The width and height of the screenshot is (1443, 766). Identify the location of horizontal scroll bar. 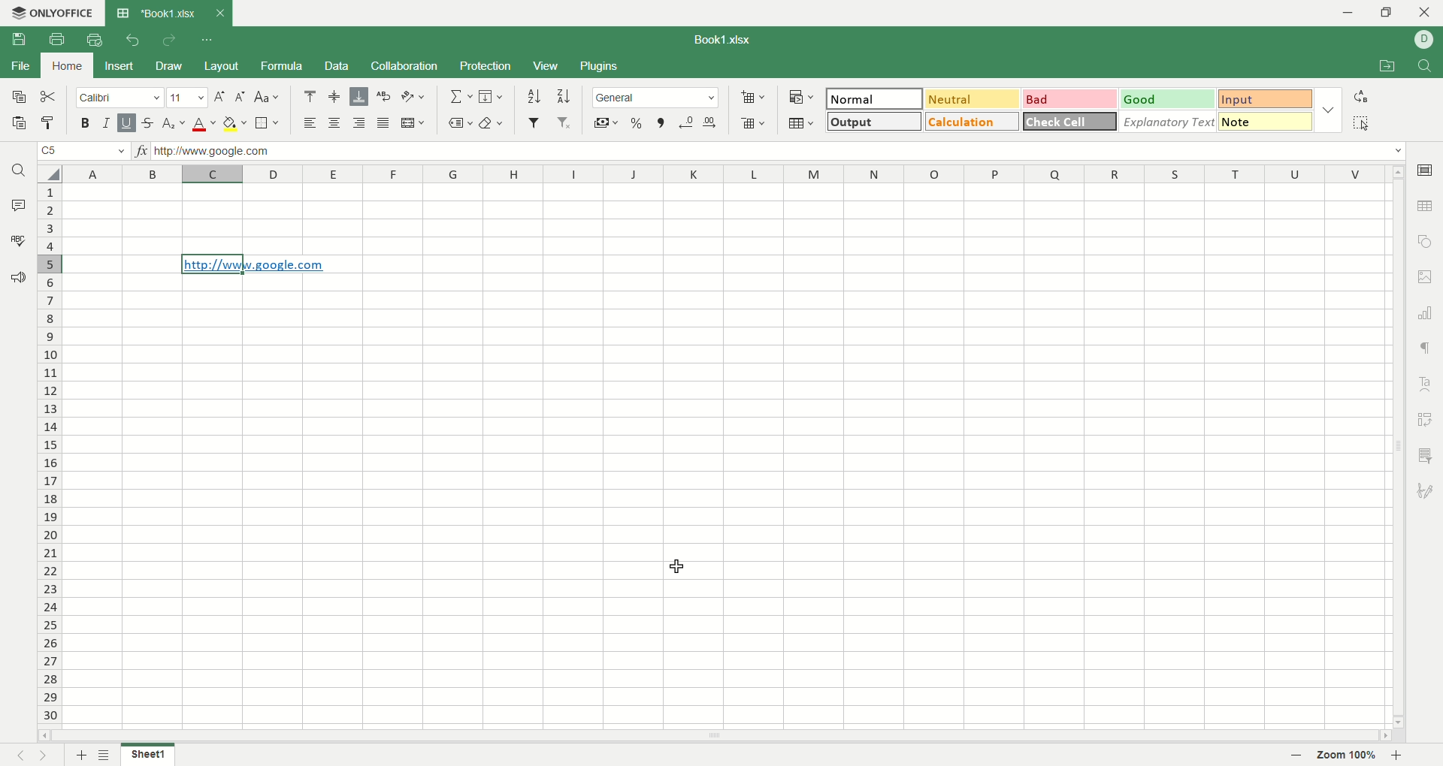
(714, 738).